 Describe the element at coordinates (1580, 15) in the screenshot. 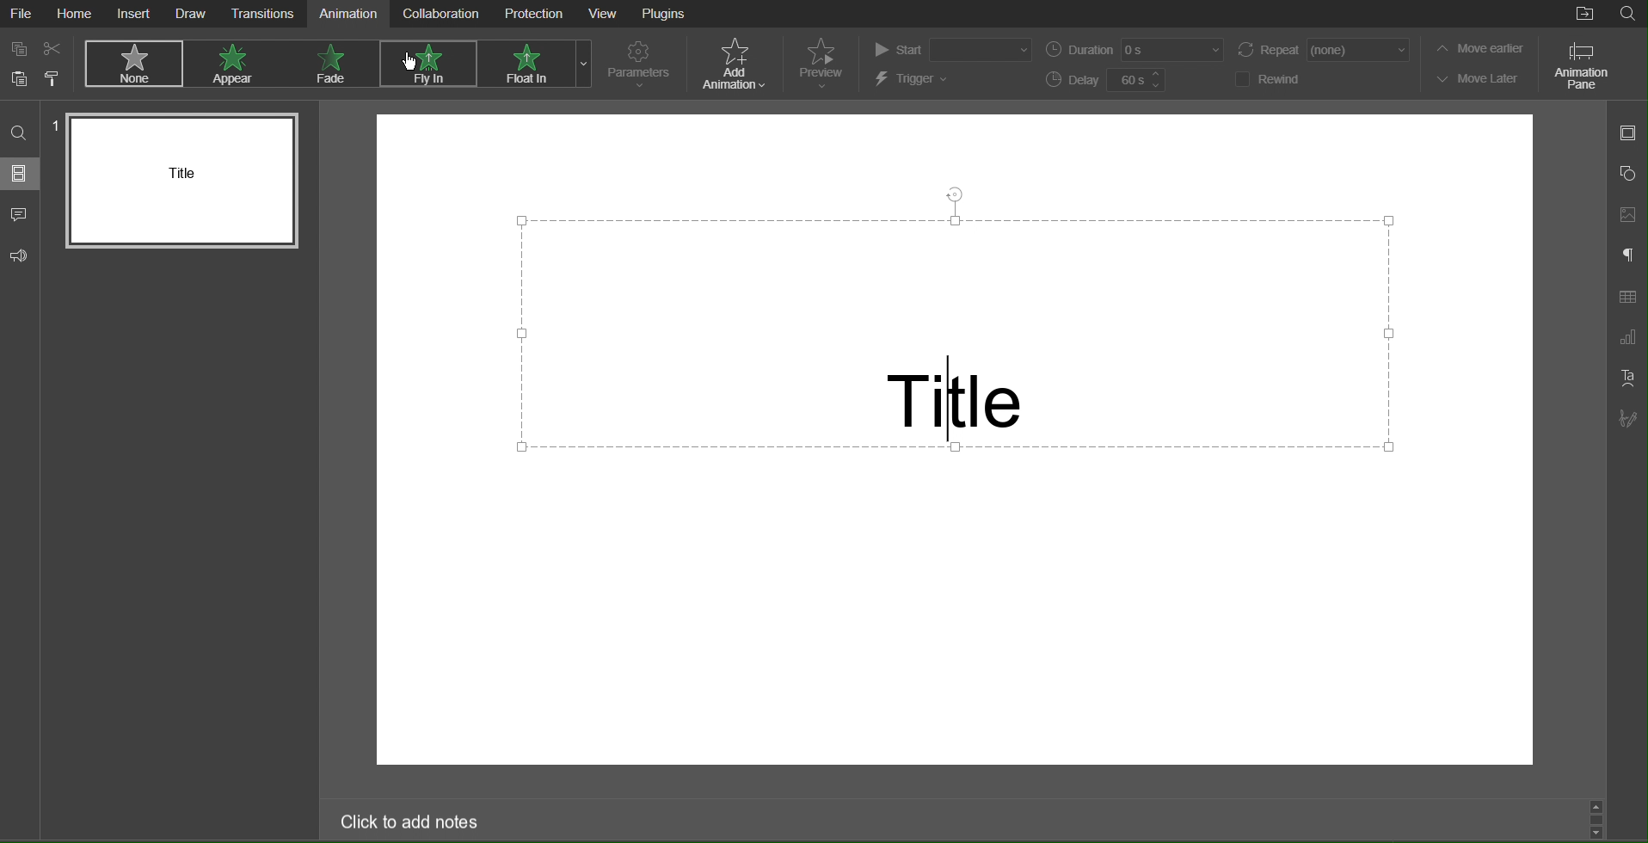

I see `Open File Location` at that location.